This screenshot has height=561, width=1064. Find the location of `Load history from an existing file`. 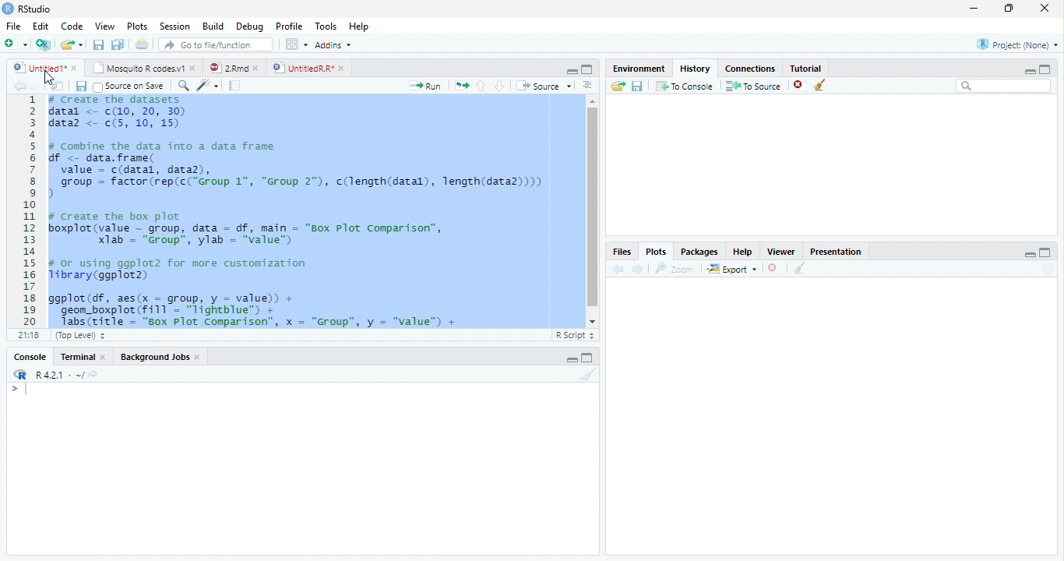

Load history from an existing file is located at coordinates (618, 86).